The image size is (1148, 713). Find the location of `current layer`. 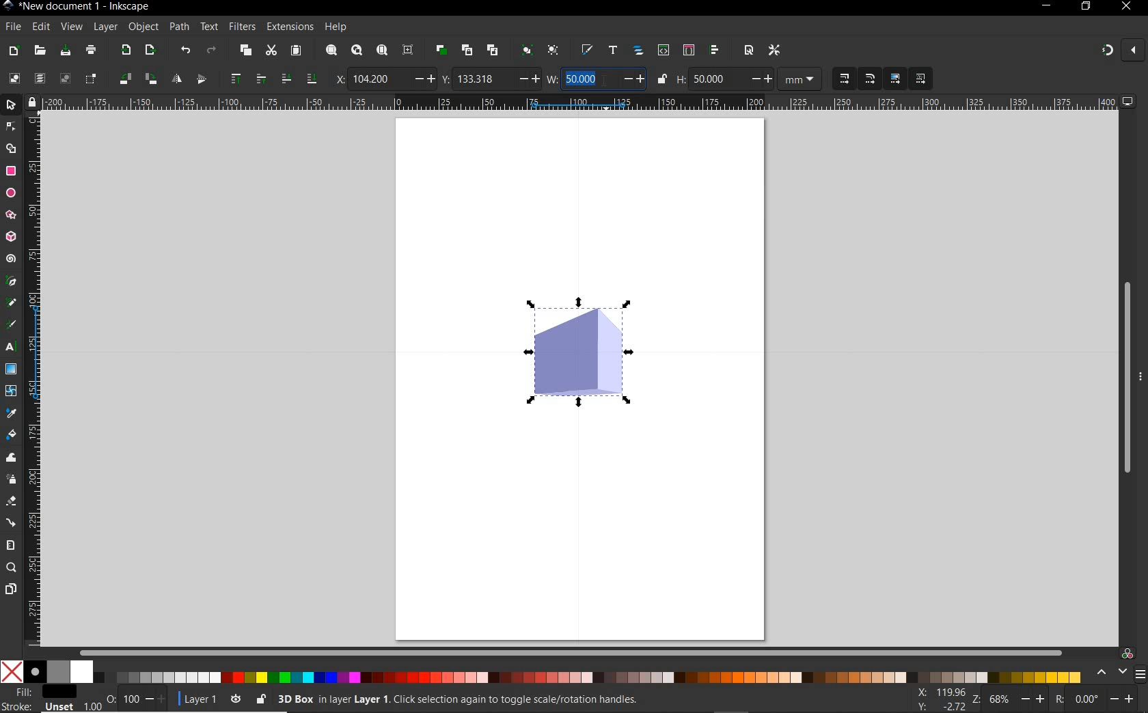

current layer is located at coordinates (200, 699).